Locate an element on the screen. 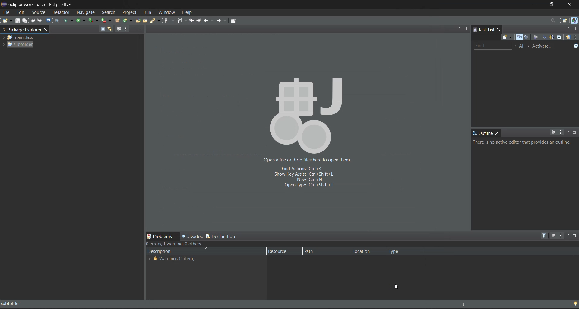 This screenshot has width=579, height=309. declaration is located at coordinates (223, 237).